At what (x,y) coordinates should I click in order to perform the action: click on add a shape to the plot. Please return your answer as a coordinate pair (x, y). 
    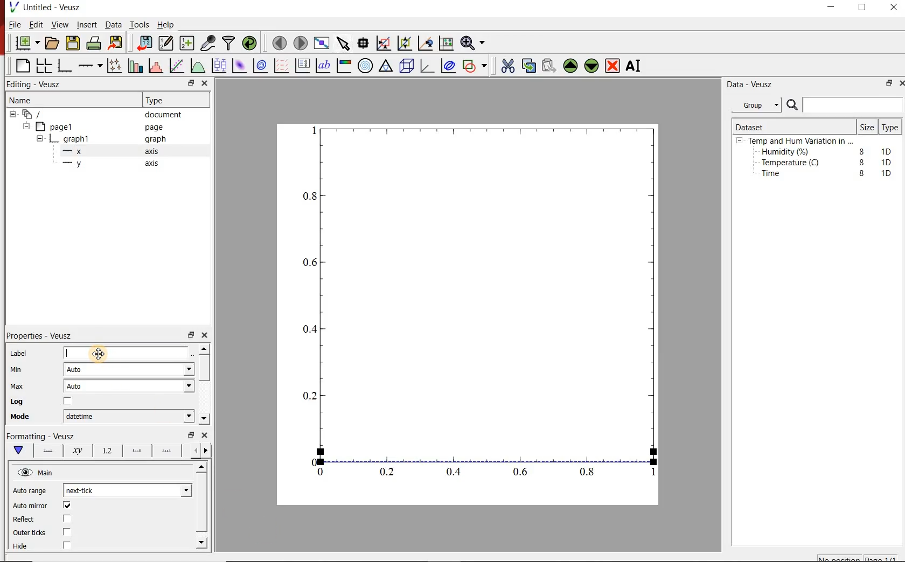
    Looking at the image, I should click on (477, 67).